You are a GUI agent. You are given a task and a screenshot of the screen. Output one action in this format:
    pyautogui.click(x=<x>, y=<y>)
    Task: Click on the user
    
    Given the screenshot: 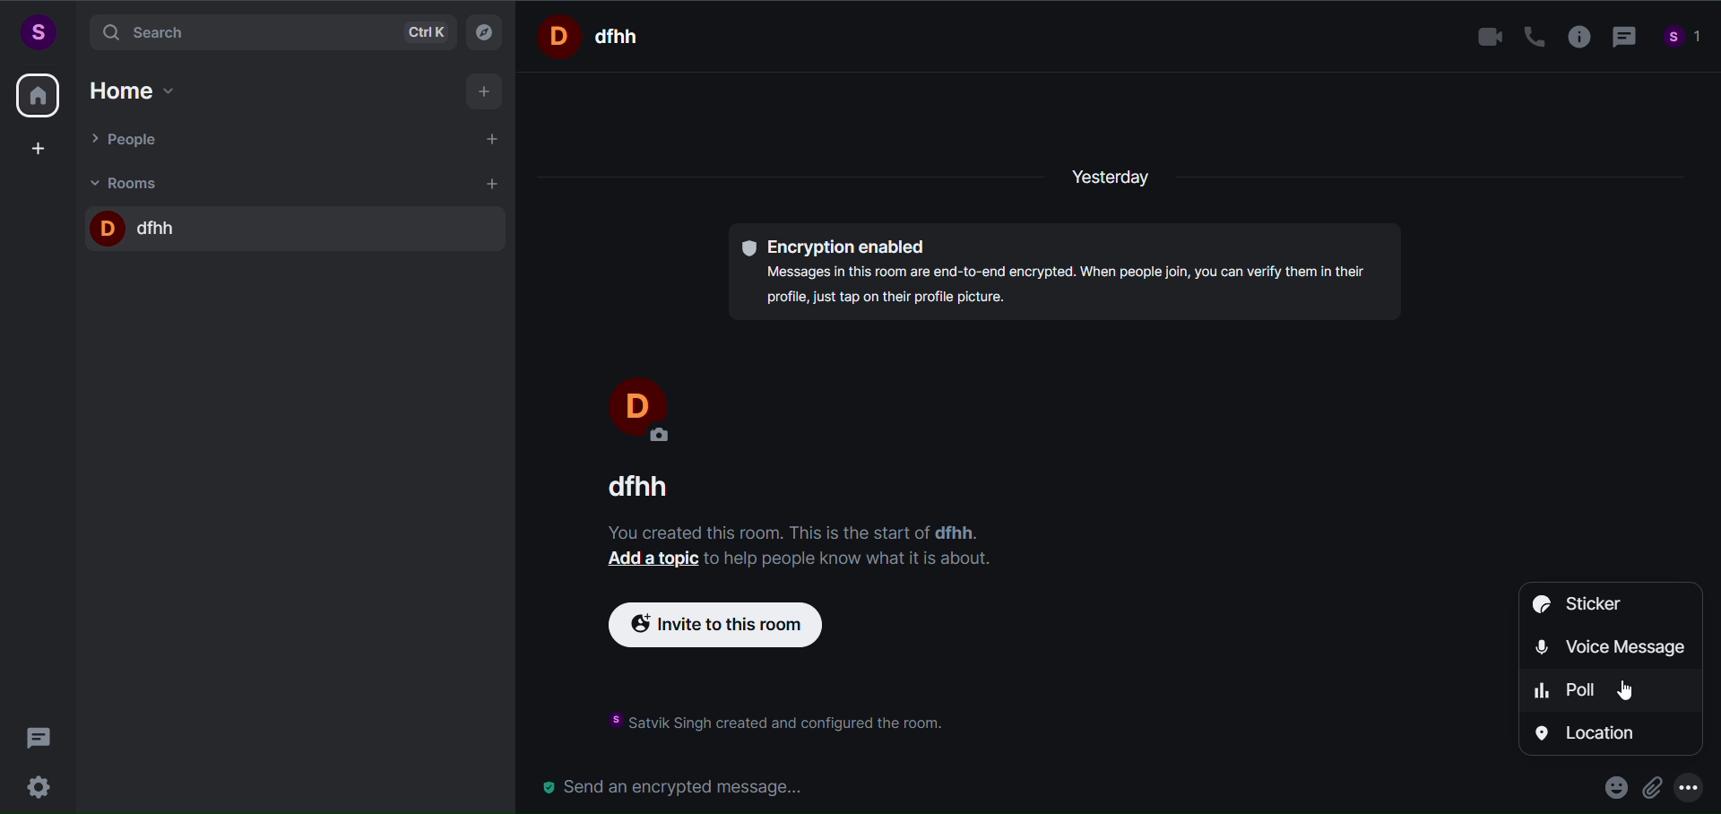 What is the action you would take?
    pyautogui.click(x=37, y=31)
    